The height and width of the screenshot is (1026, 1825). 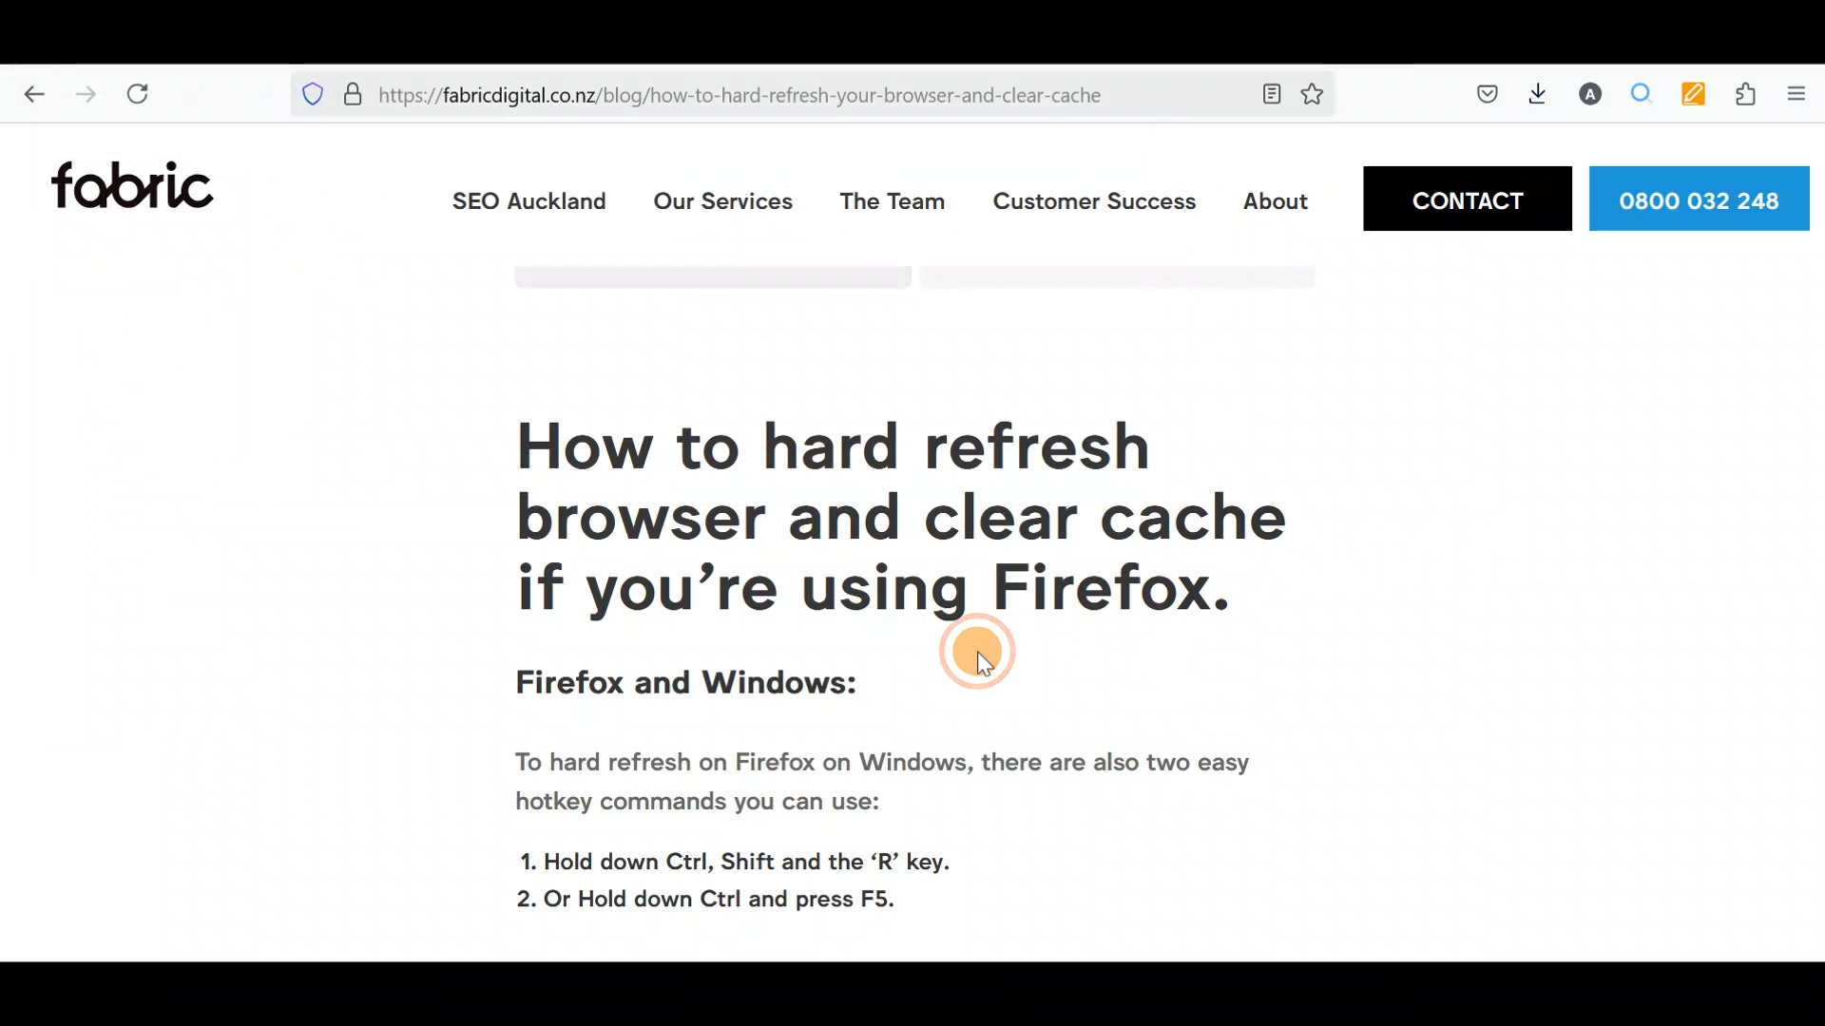 What do you see at coordinates (1702, 197) in the screenshot?
I see `Phone number` at bounding box center [1702, 197].